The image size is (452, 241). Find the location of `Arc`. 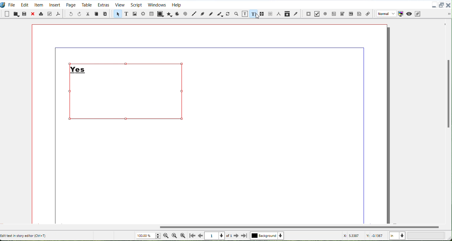

Arc is located at coordinates (177, 14).